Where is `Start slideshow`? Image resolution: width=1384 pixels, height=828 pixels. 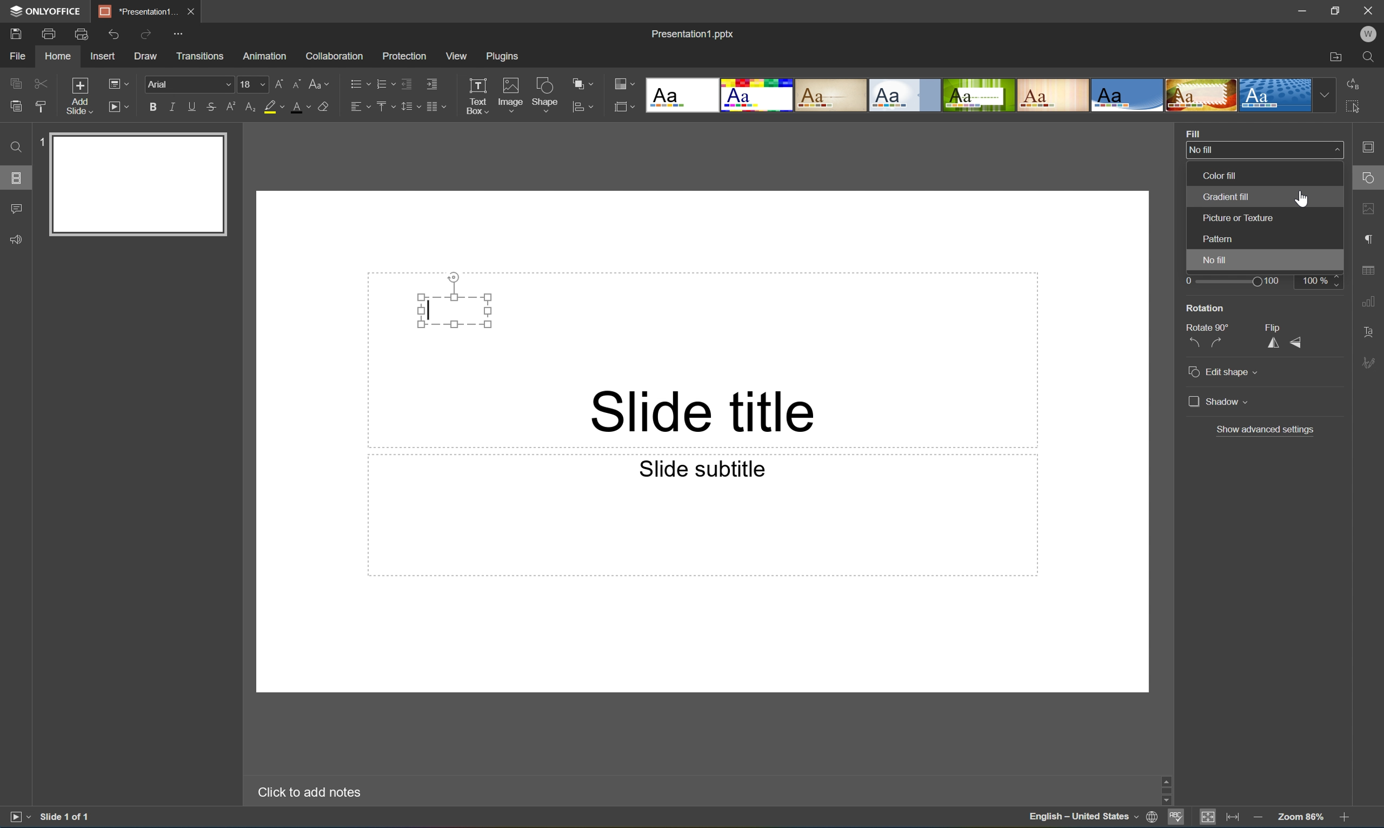
Start slideshow is located at coordinates (18, 816).